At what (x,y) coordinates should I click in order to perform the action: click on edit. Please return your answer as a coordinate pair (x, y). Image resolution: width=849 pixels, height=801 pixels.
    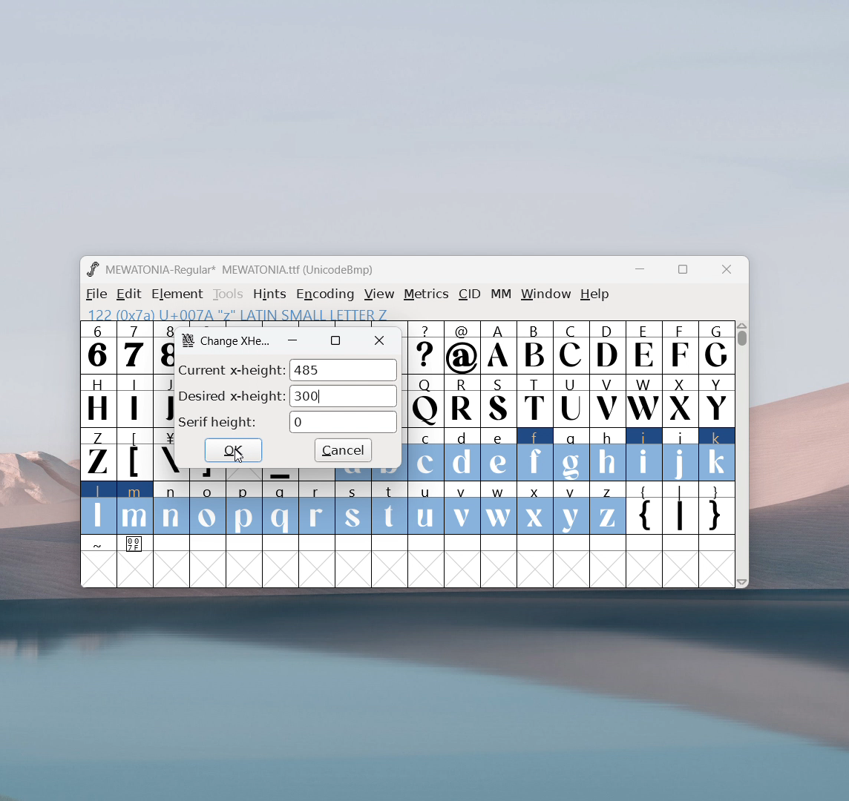
    Looking at the image, I should click on (130, 294).